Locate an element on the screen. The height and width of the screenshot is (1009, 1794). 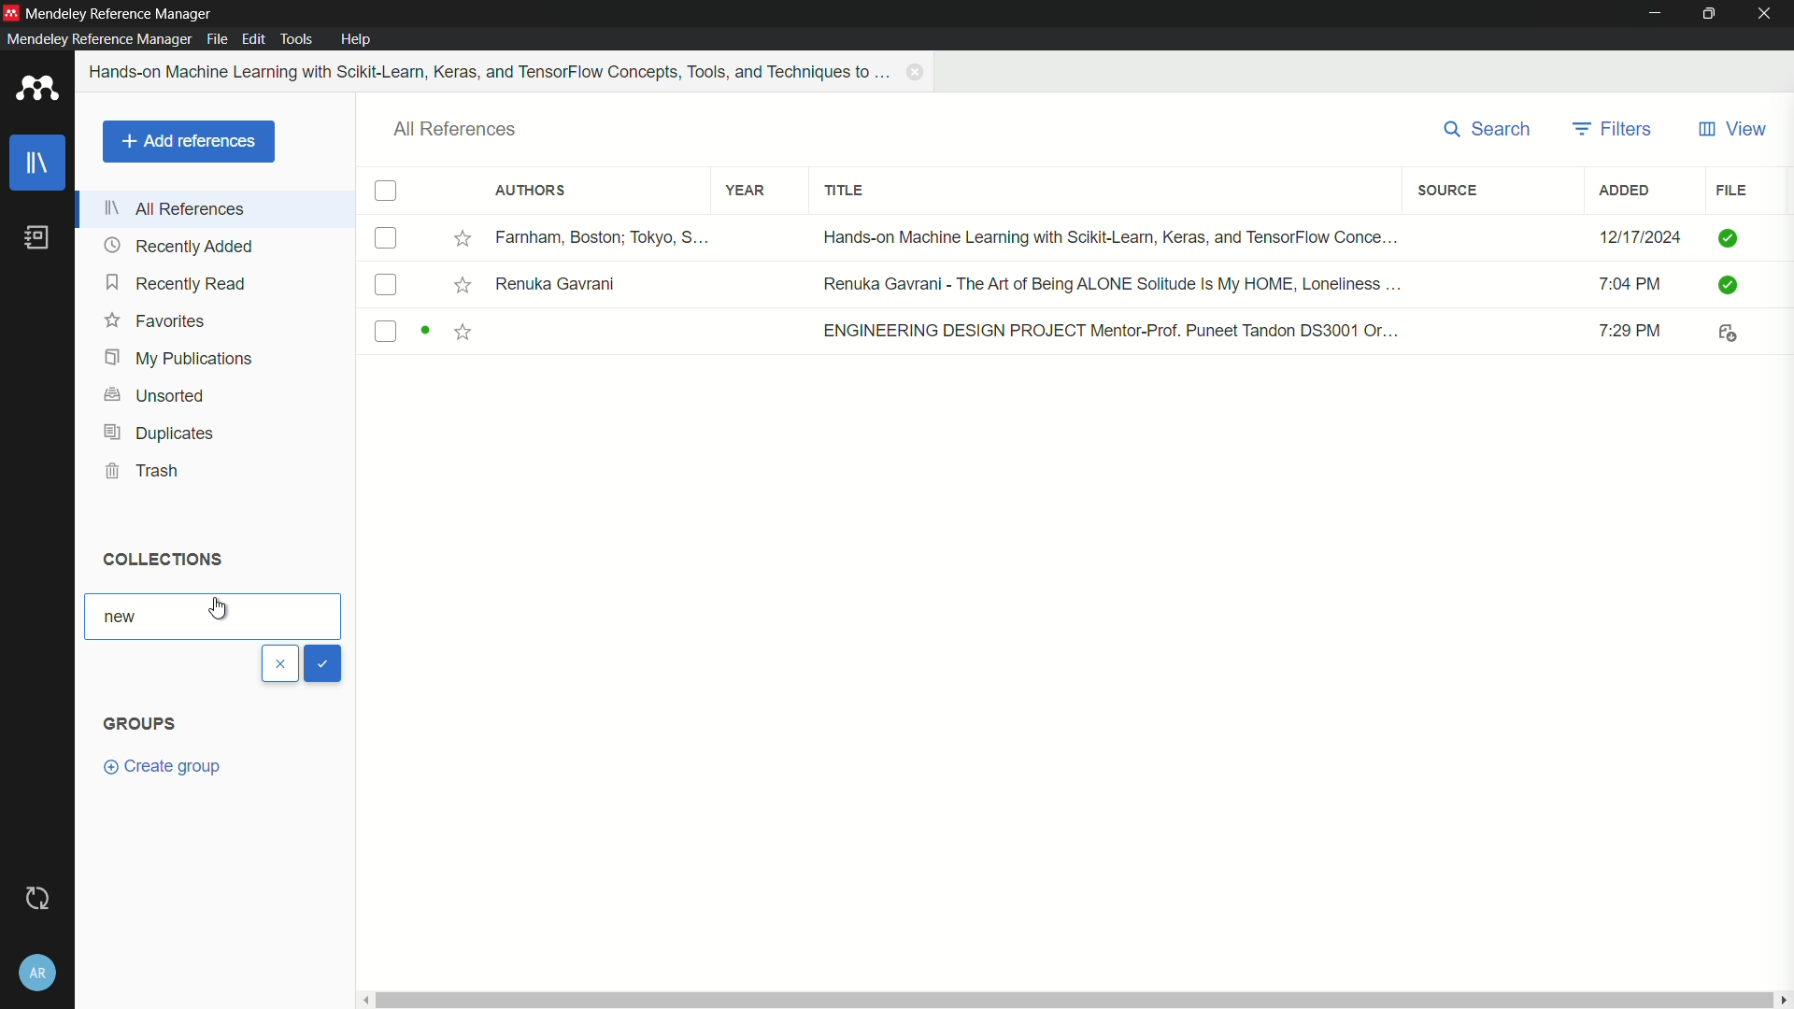
mendeley reference manager is located at coordinates (98, 38).